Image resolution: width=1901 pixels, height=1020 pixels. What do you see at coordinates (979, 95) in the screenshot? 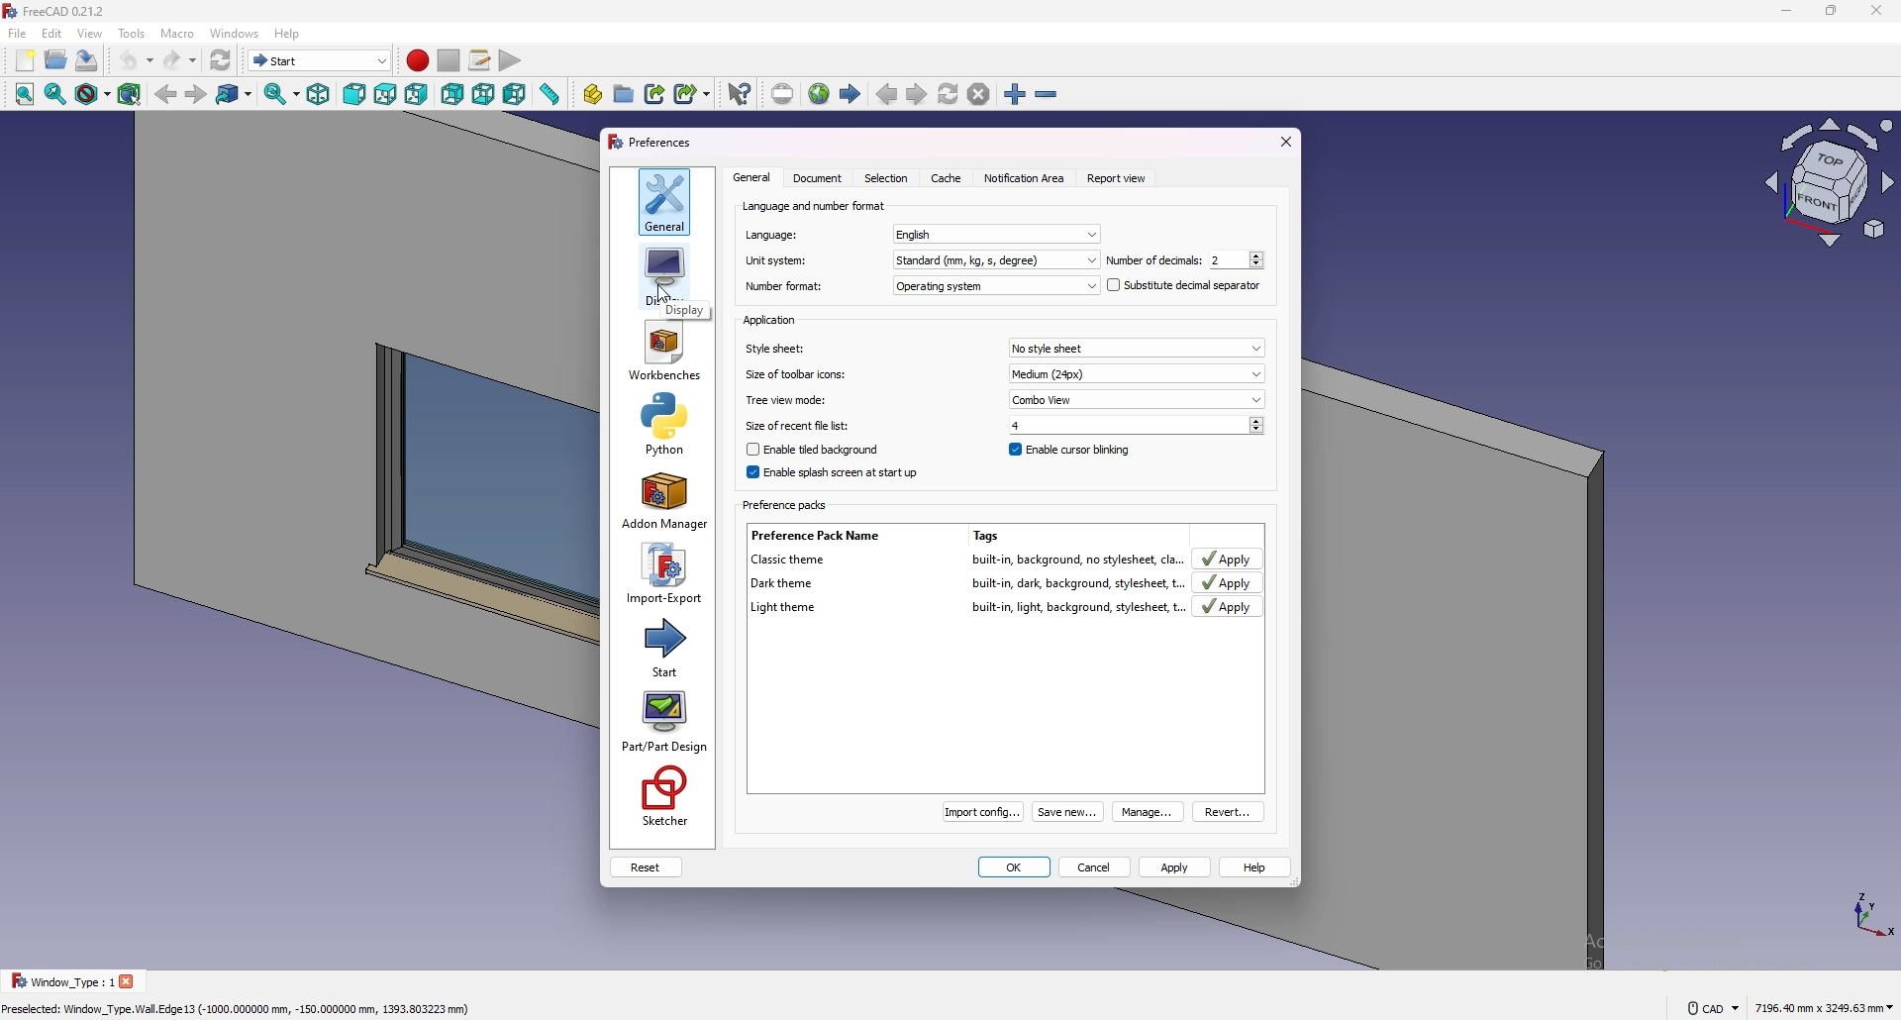
I see `stop loading` at bounding box center [979, 95].